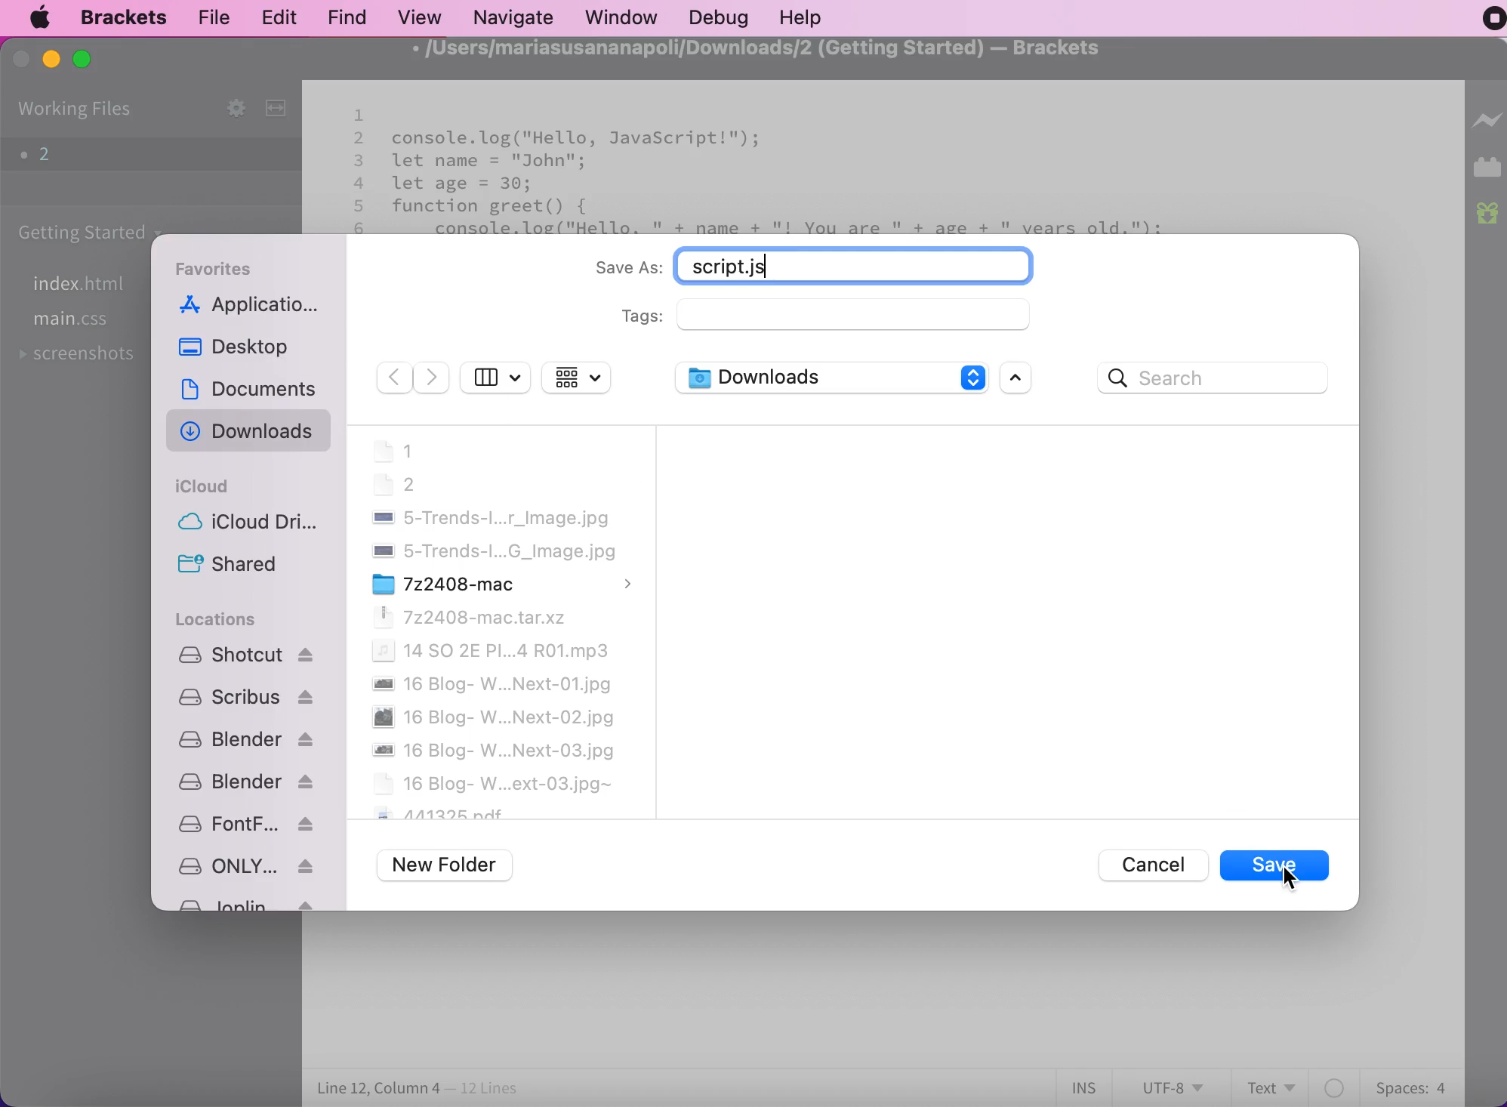  I want to click on fontforge, so click(245, 824).